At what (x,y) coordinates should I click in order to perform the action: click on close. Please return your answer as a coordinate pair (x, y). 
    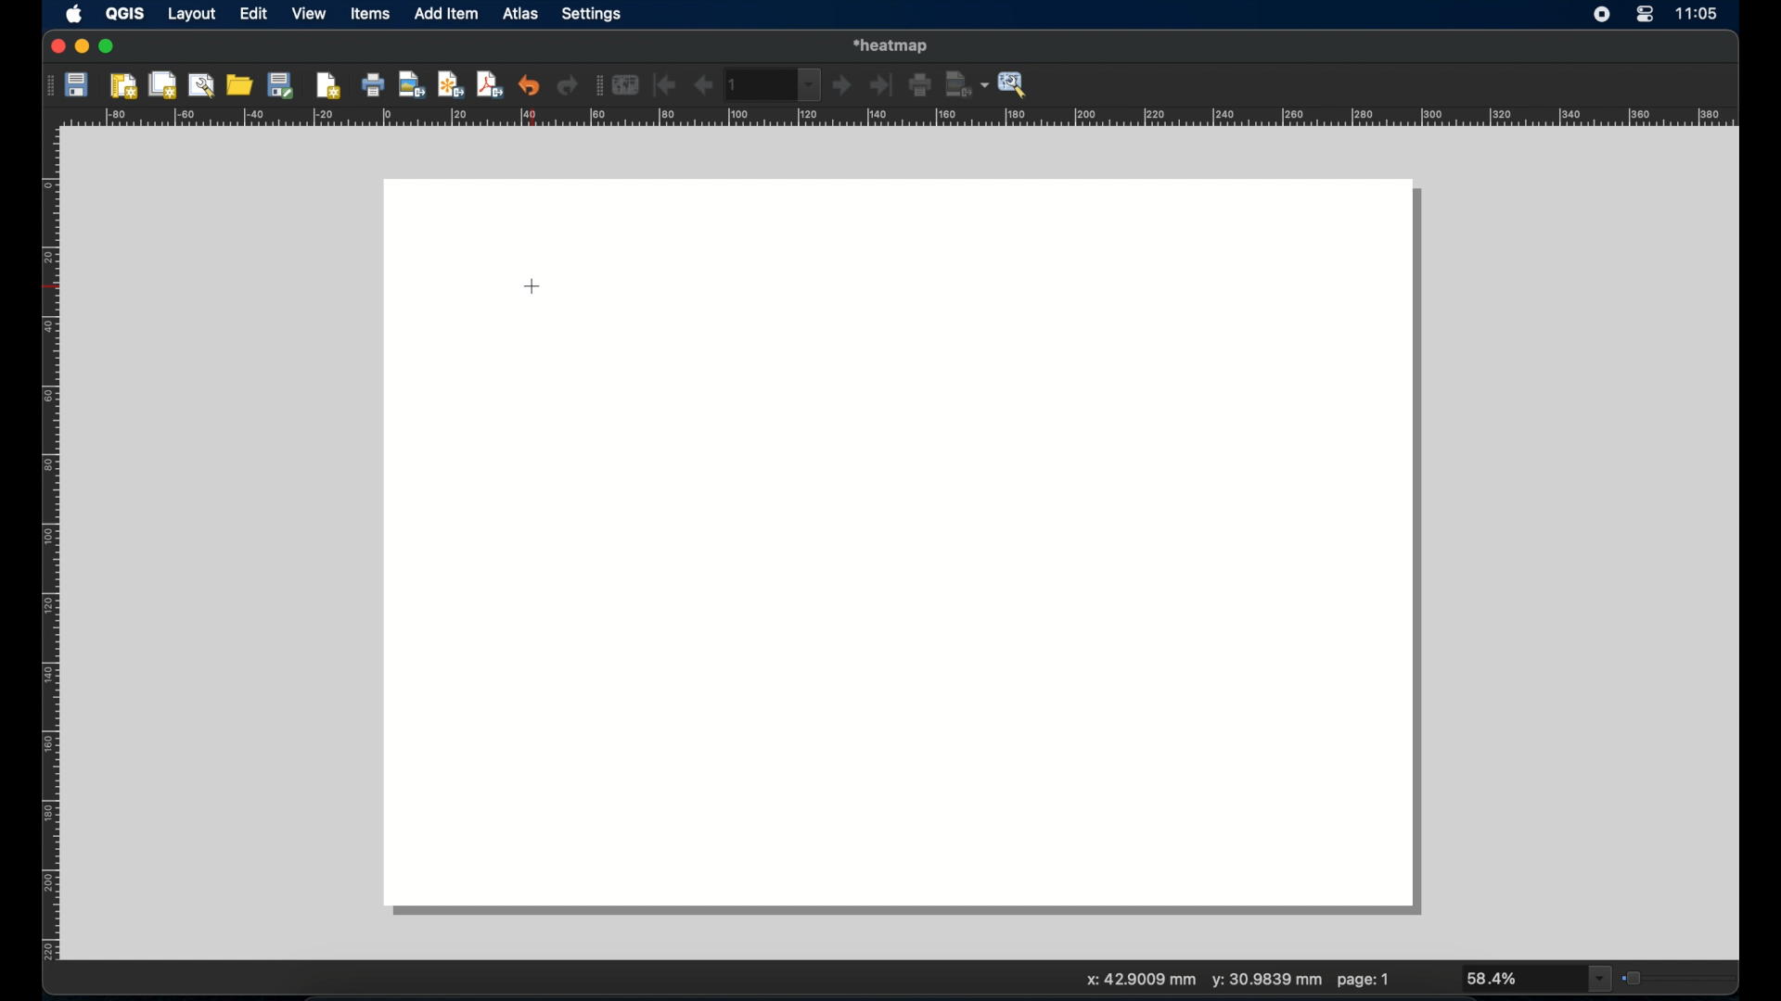
    Looking at the image, I should click on (56, 47).